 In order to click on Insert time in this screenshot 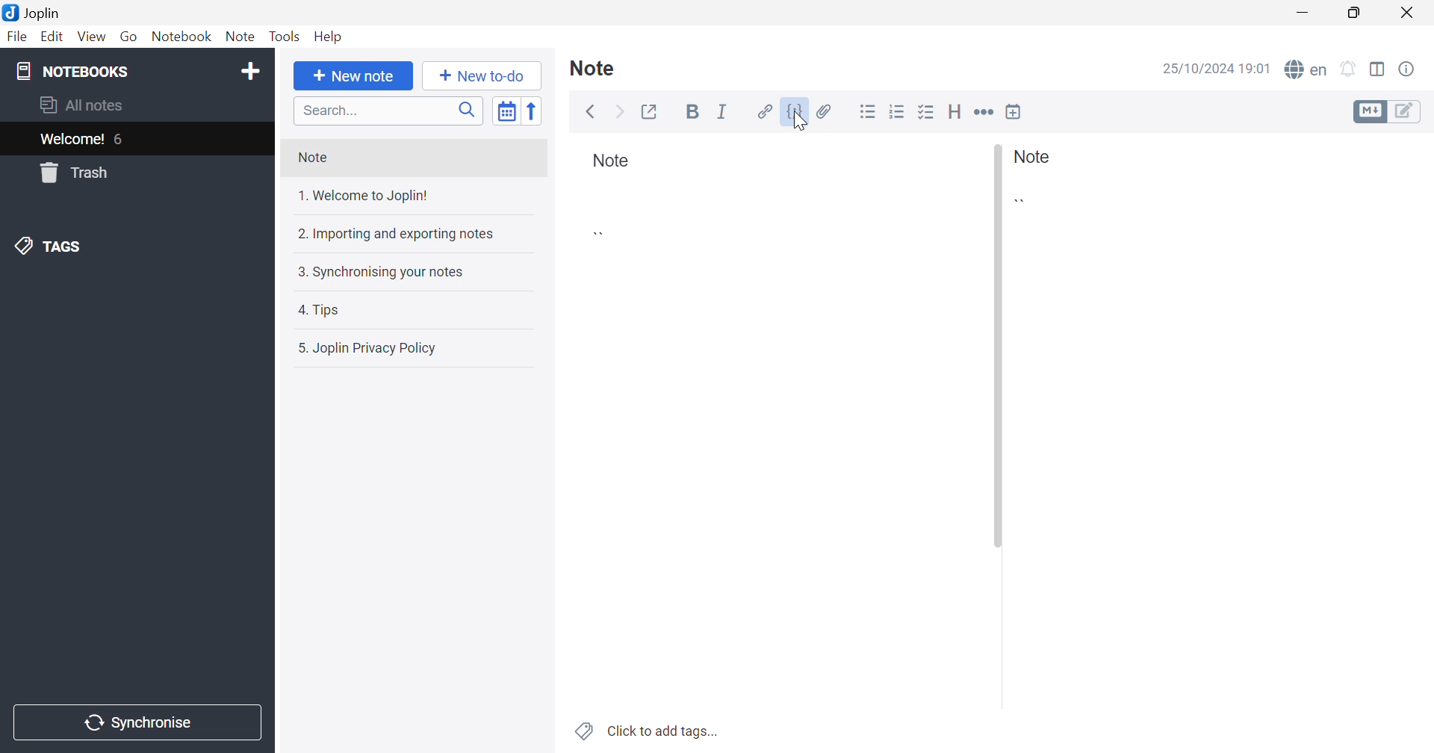, I will do `click(1014, 114)`.